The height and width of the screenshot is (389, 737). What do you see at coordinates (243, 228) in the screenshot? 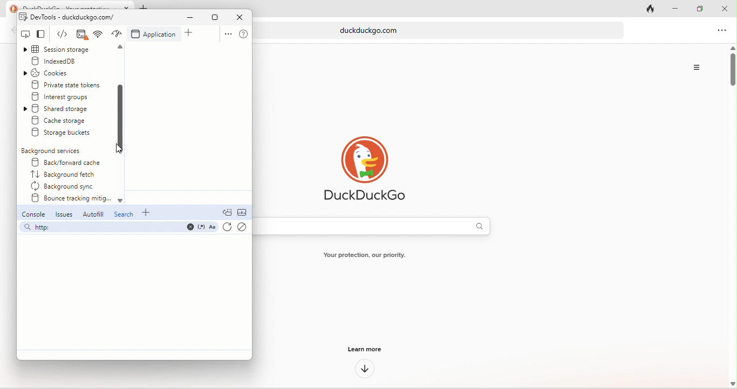
I see `clear` at bounding box center [243, 228].